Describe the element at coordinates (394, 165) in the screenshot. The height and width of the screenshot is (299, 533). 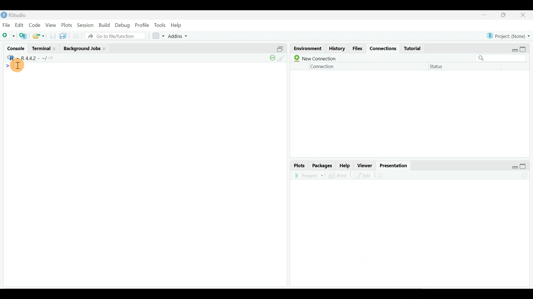
I see `Presentation` at that location.